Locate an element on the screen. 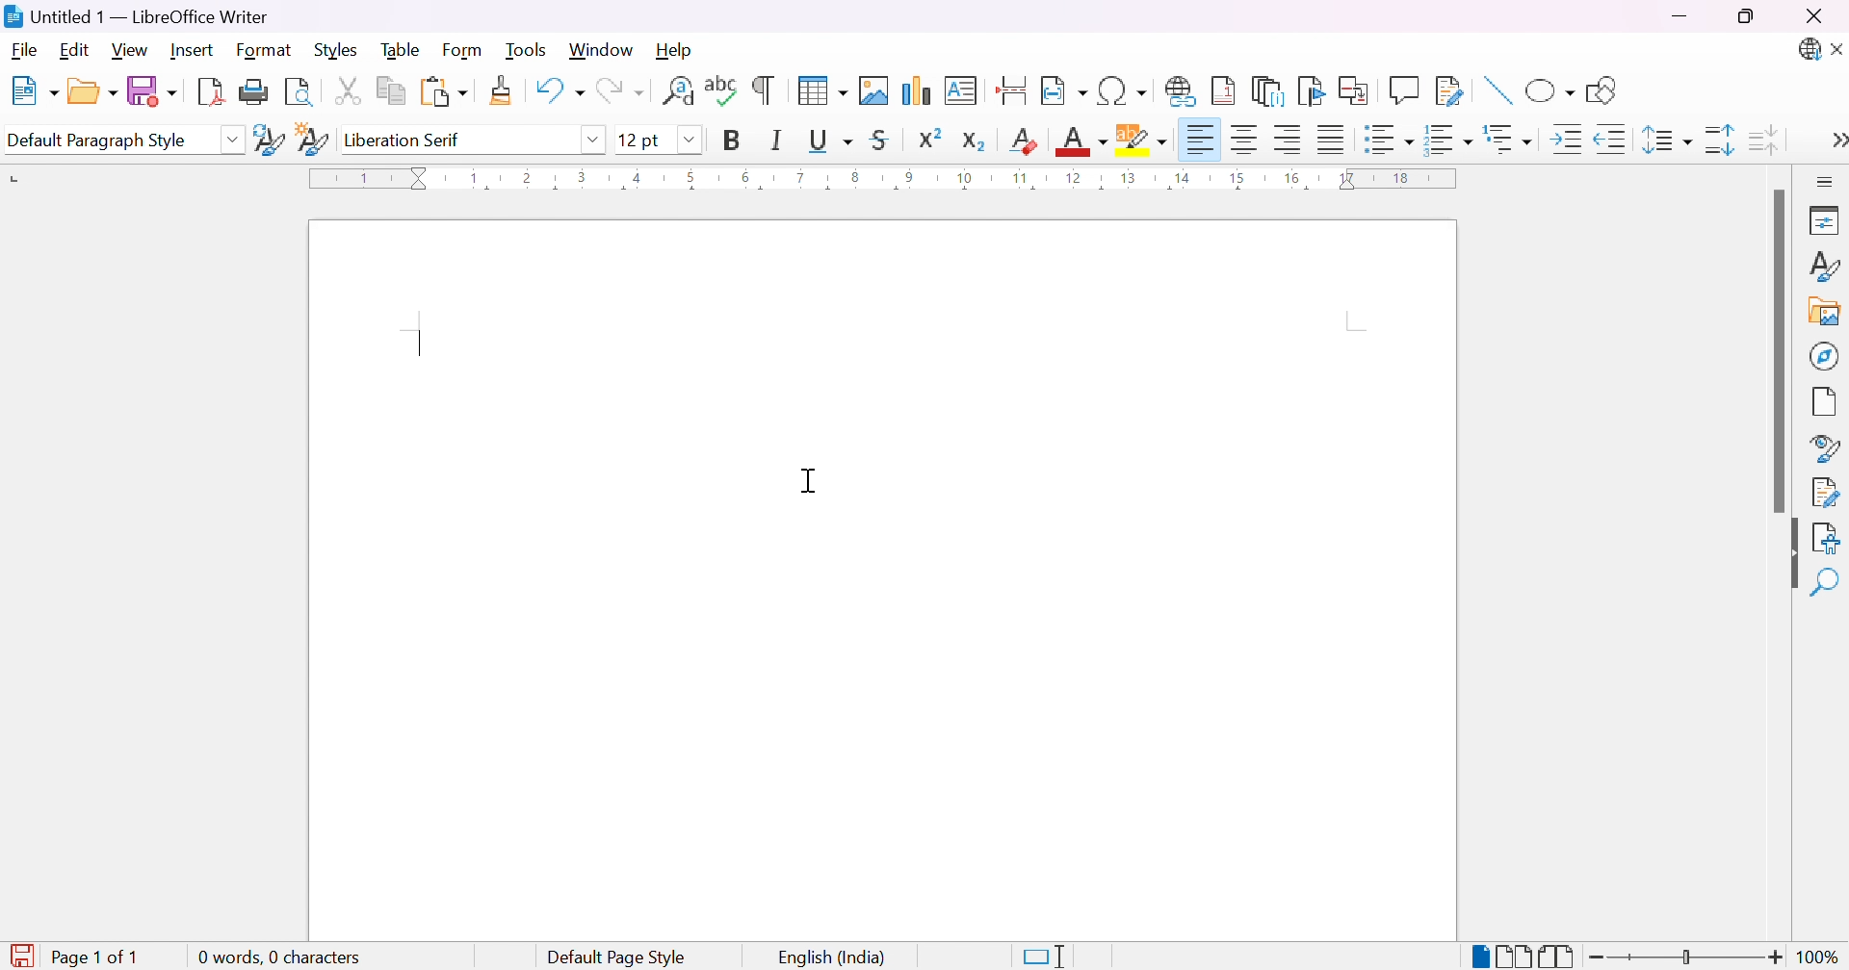  Align center is located at coordinates (1247, 140).